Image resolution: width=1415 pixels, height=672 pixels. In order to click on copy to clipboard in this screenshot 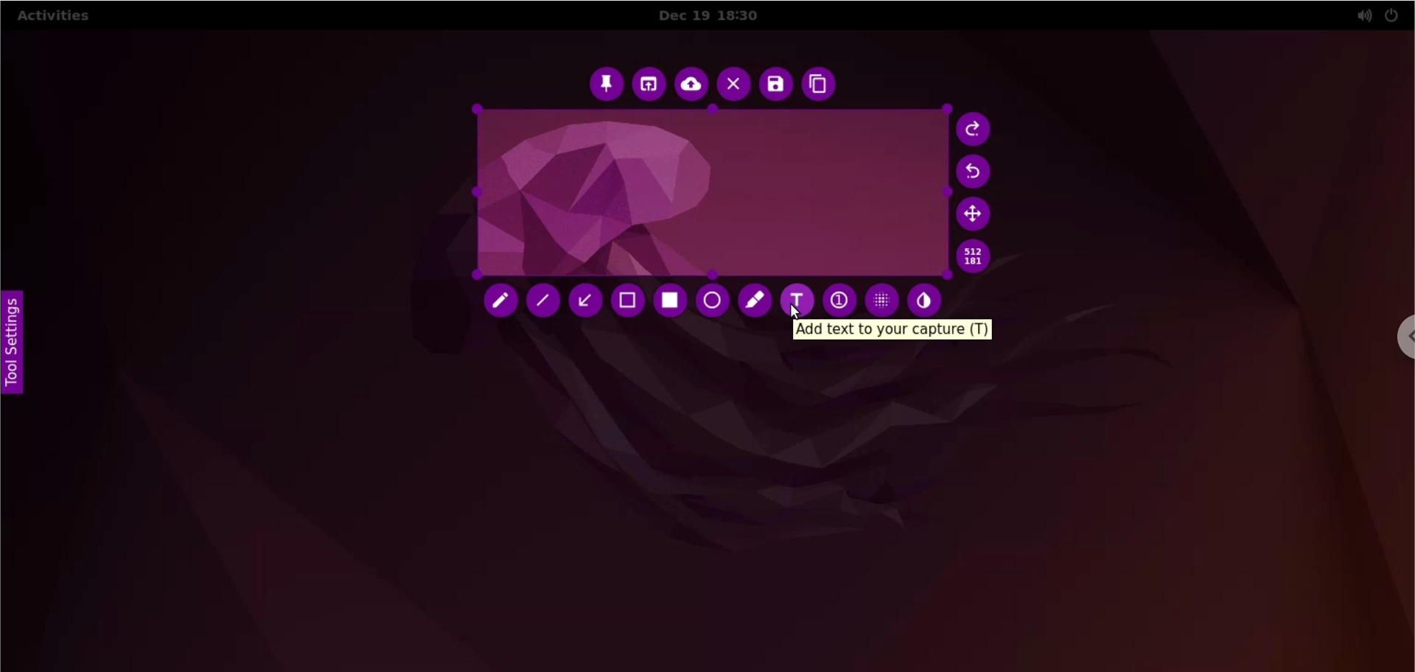, I will do `click(823, 85)`.